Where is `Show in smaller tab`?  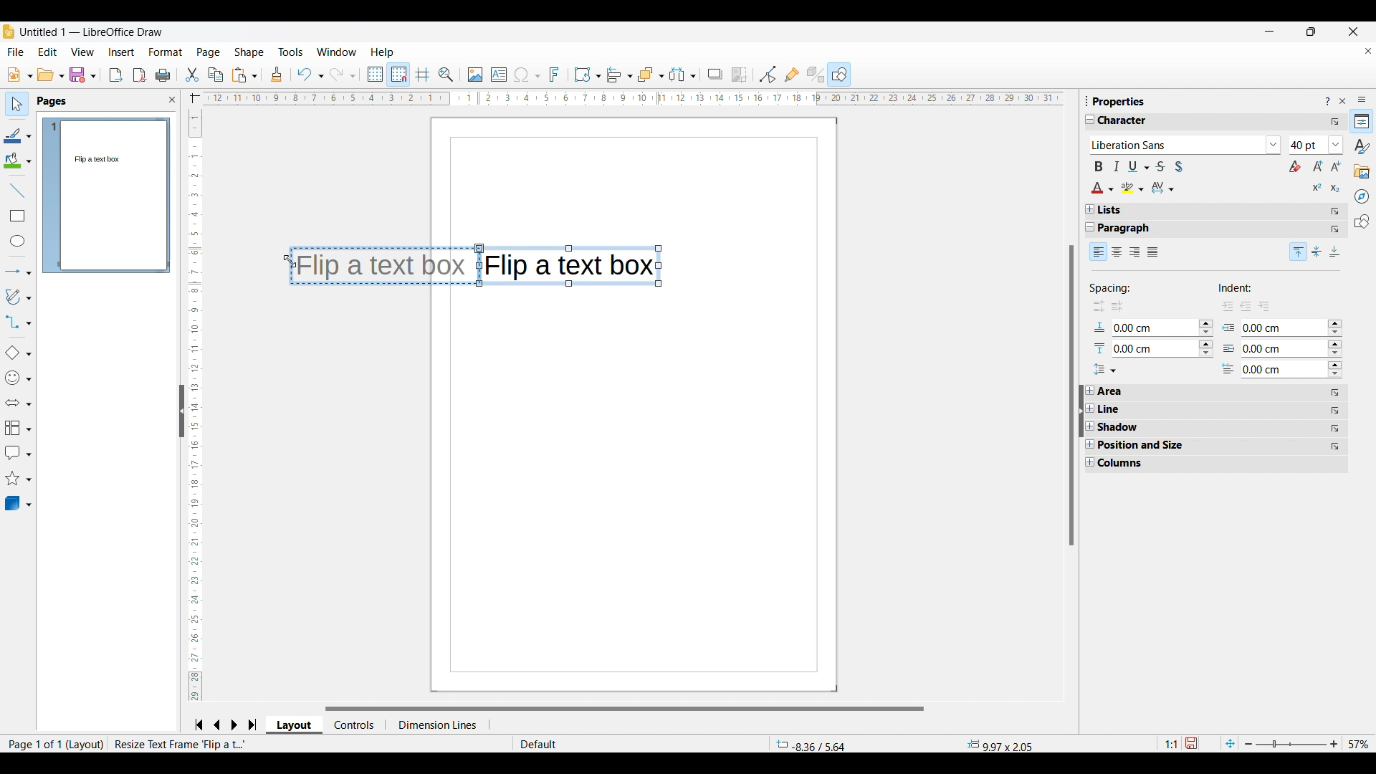 Show in smaller tab is located at coordinates (1311, 32).